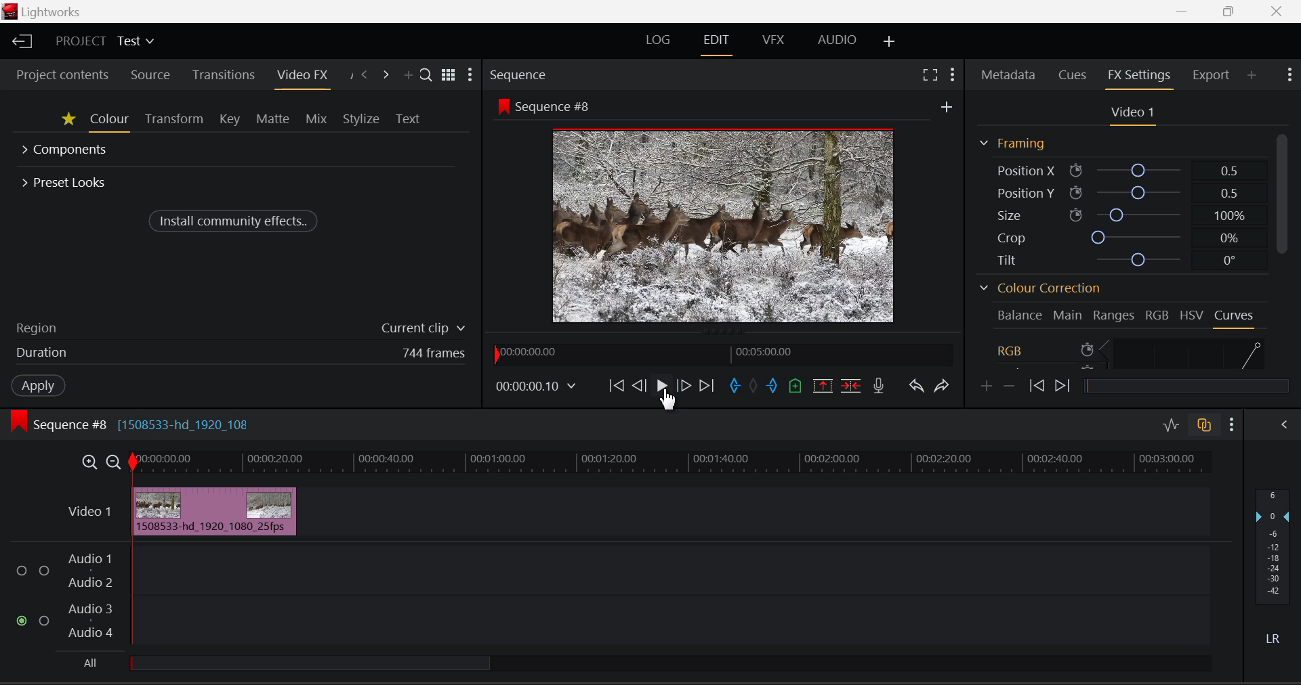  Describe the element at coordinates (360, 118) in the screenshot. I see `Stylize` at that location.